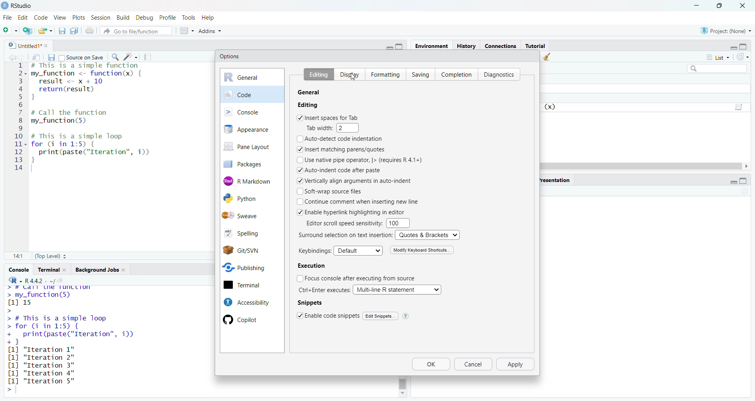 This screenshot has width=755, height=401. I want to click on Auto-indent code after paste, so click(343, 170).